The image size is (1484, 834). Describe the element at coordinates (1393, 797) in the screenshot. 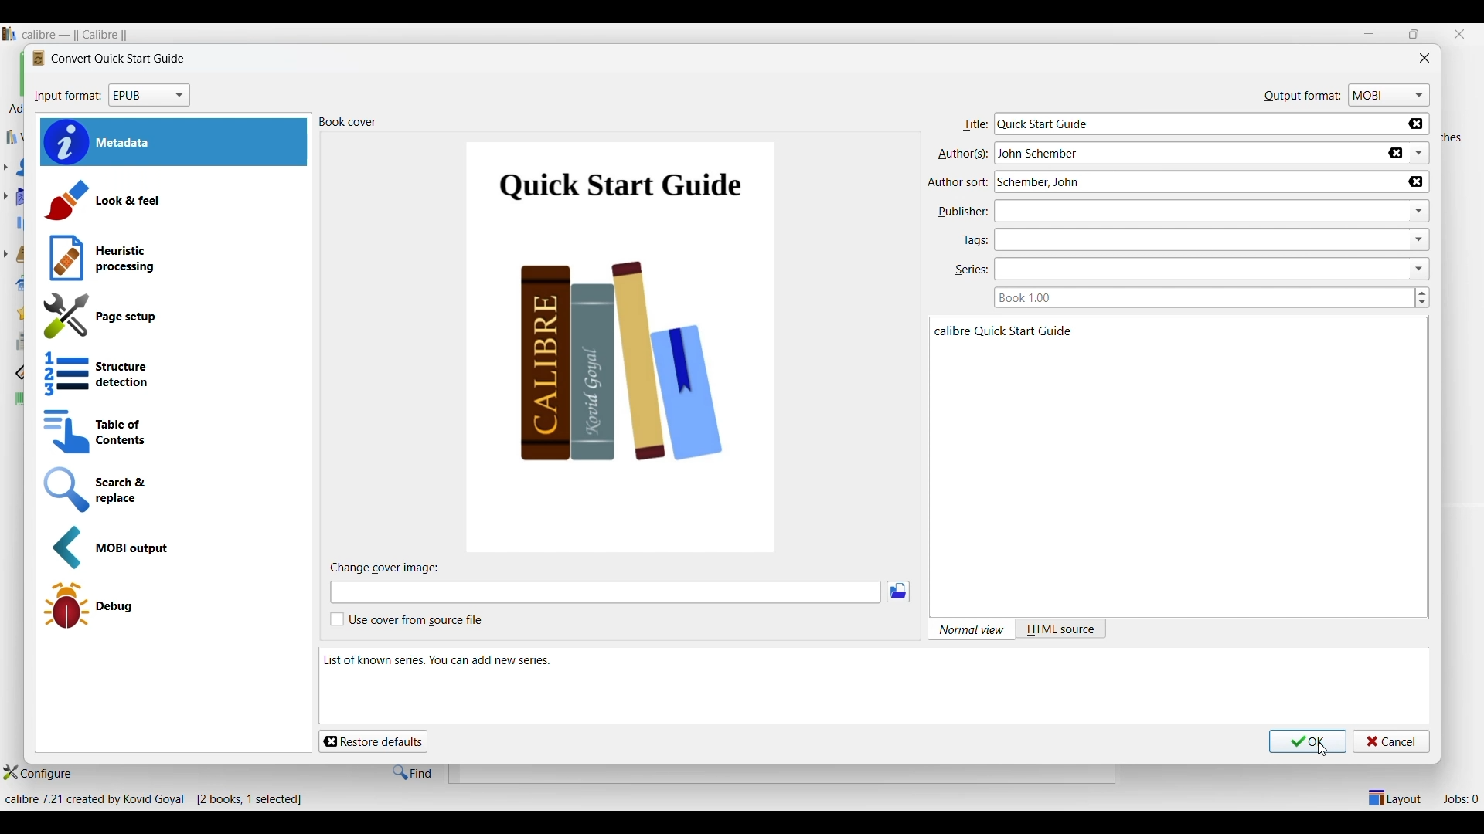

I see `Show/Hide parts of layout` at that location.